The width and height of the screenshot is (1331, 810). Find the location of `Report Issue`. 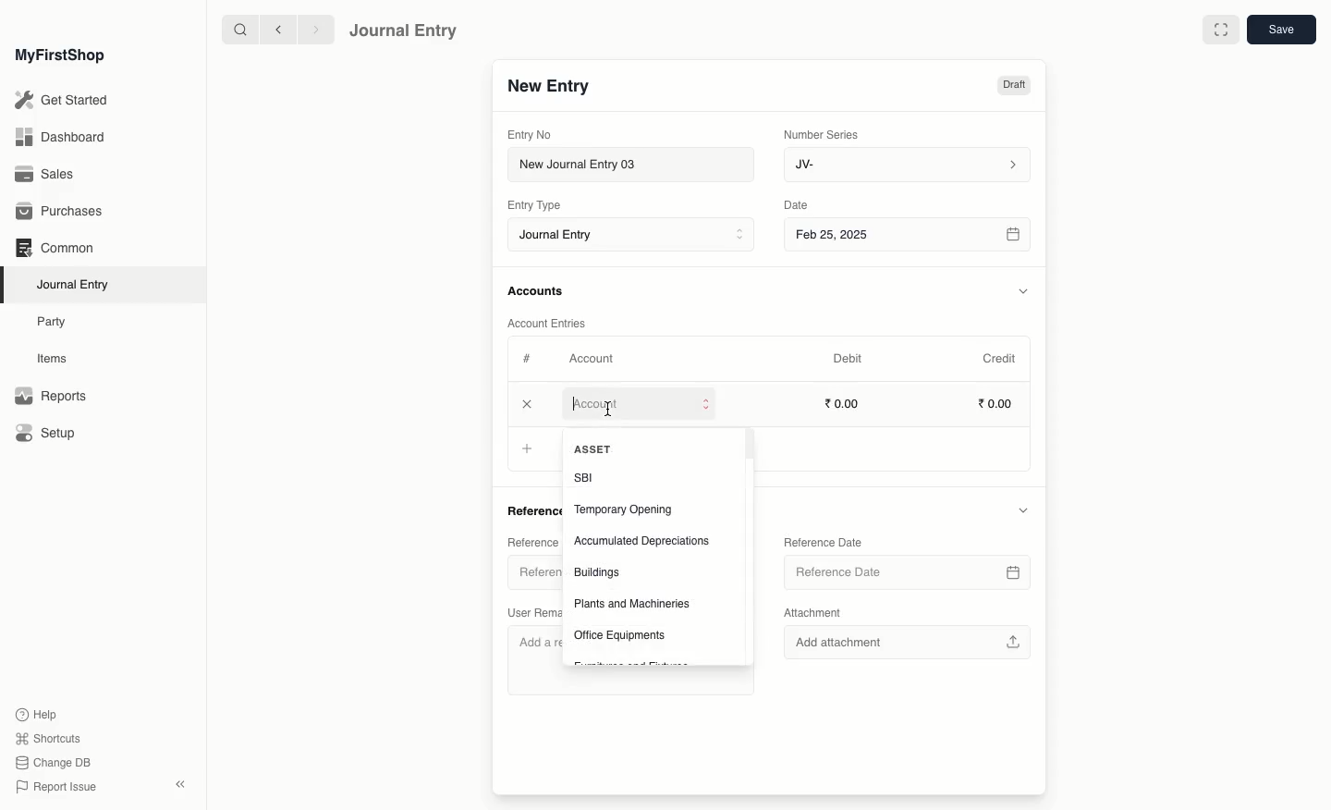

Report Issue is located at coordinates (55, 787).